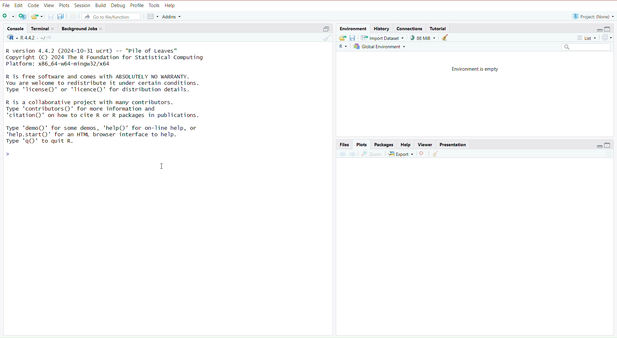 Image resolution: width=617 pixels, height=338 pixels. Describe the element at coordinates (118, 6) in the screenshot. I see `debug` at that location.